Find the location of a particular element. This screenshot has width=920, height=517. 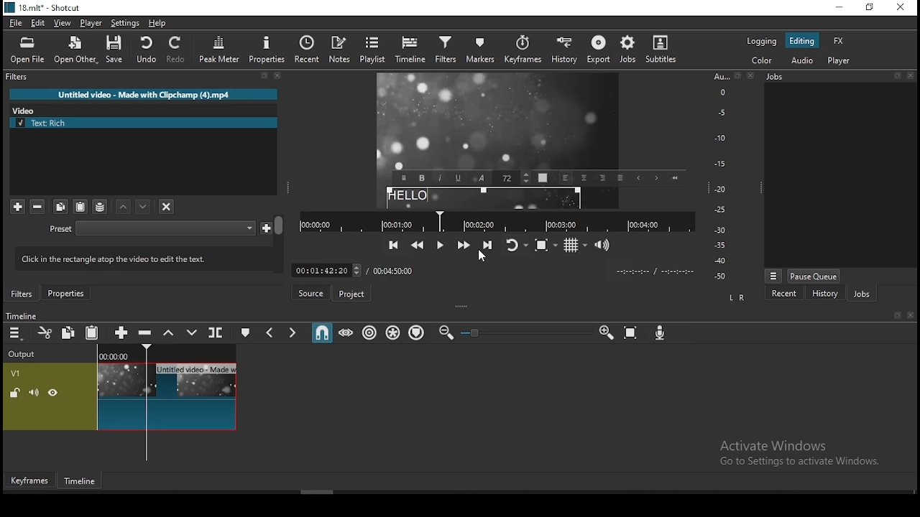

play quickly forwards is located at coordinates (465, 244).